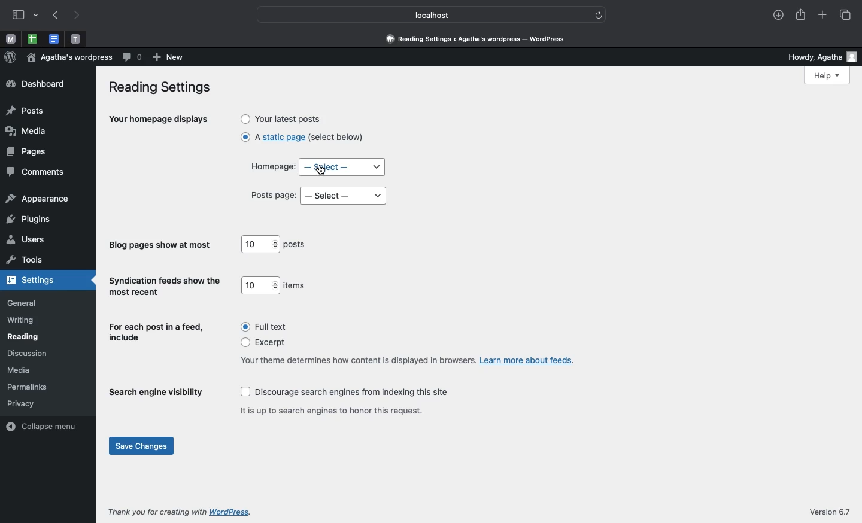  What do you see at coordinates (482, 39) in the screenshot?
I see `reading settings < agatha's wordpress - wordpress` at bounding box center [482, 39].